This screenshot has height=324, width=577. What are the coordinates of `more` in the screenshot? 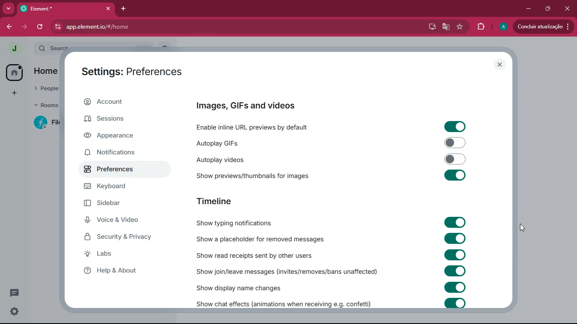 It's located at (8, 9).